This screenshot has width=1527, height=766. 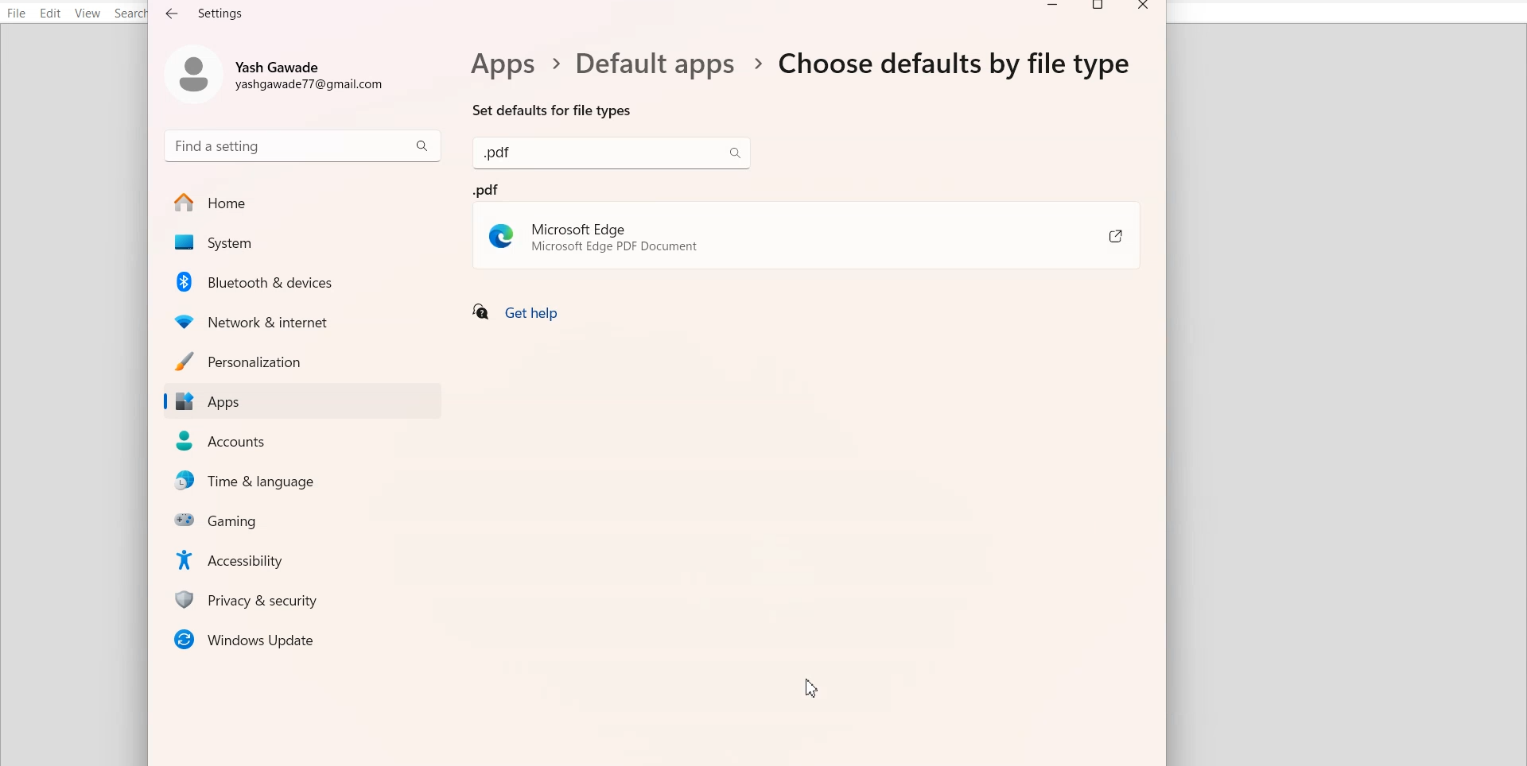 What do you see at coordinates (307, 599) in the screenshot?
I see `Privacy & security` at bounding box center [307, 599].